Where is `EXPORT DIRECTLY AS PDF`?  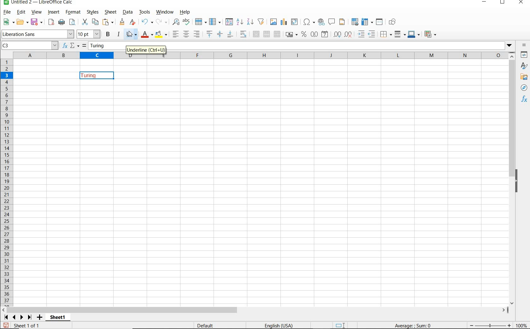
EXPORT DIRECTLY AS PDF is located at coordinates (51, 22).